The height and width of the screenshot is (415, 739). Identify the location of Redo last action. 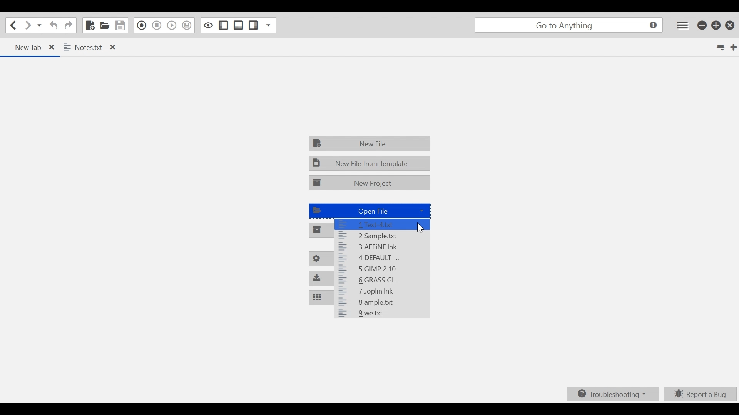
(68, 25).